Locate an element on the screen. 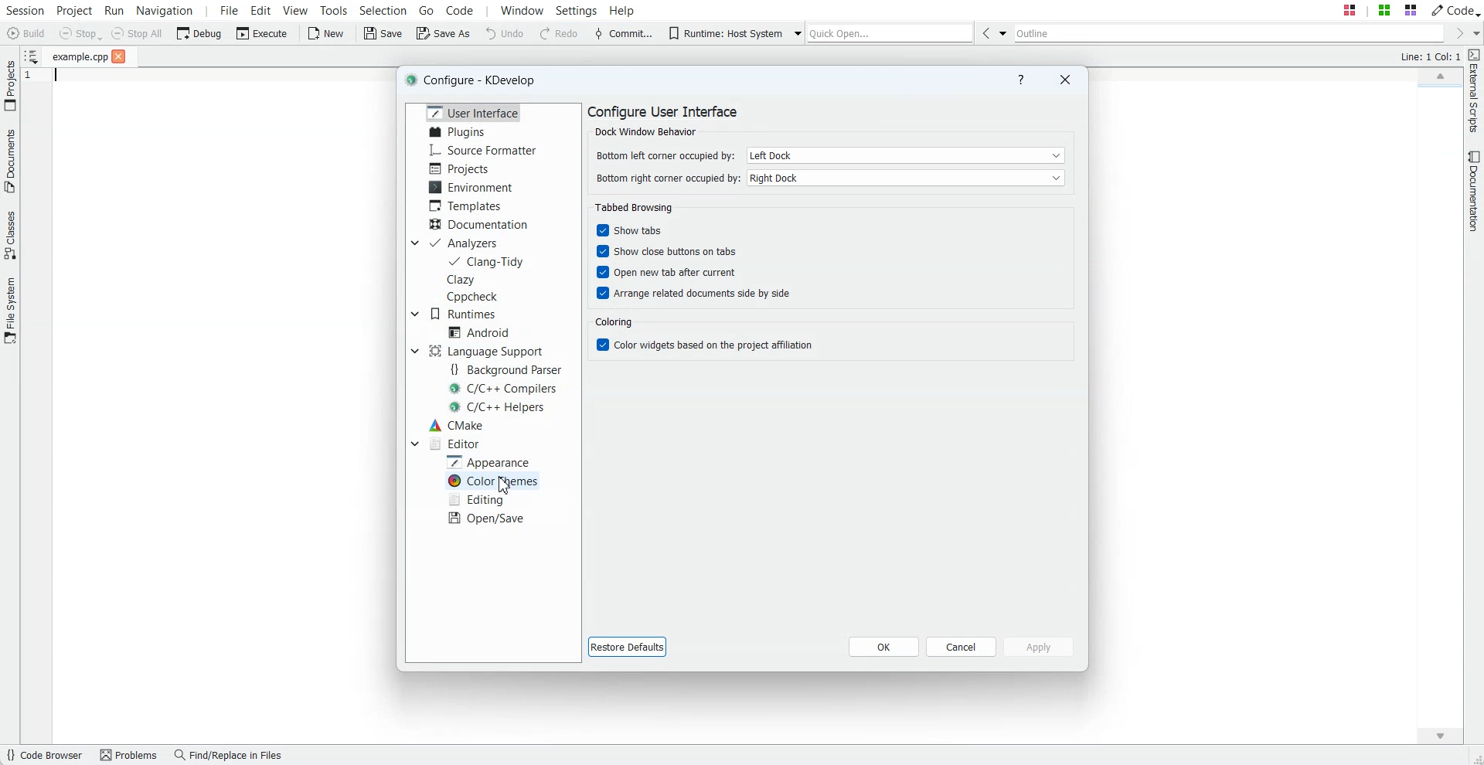  File System is located at coordinates (10, 311).